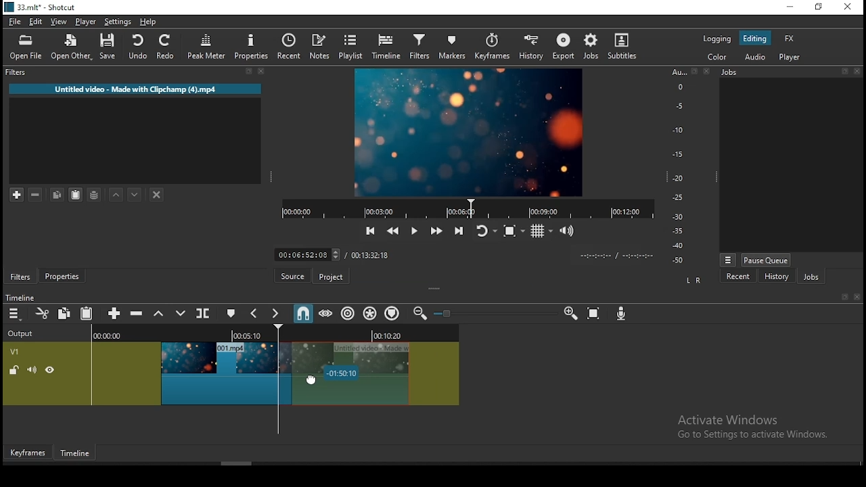 This screenshot has height=487, width=866. I want to click on filters, so click(21, 277).